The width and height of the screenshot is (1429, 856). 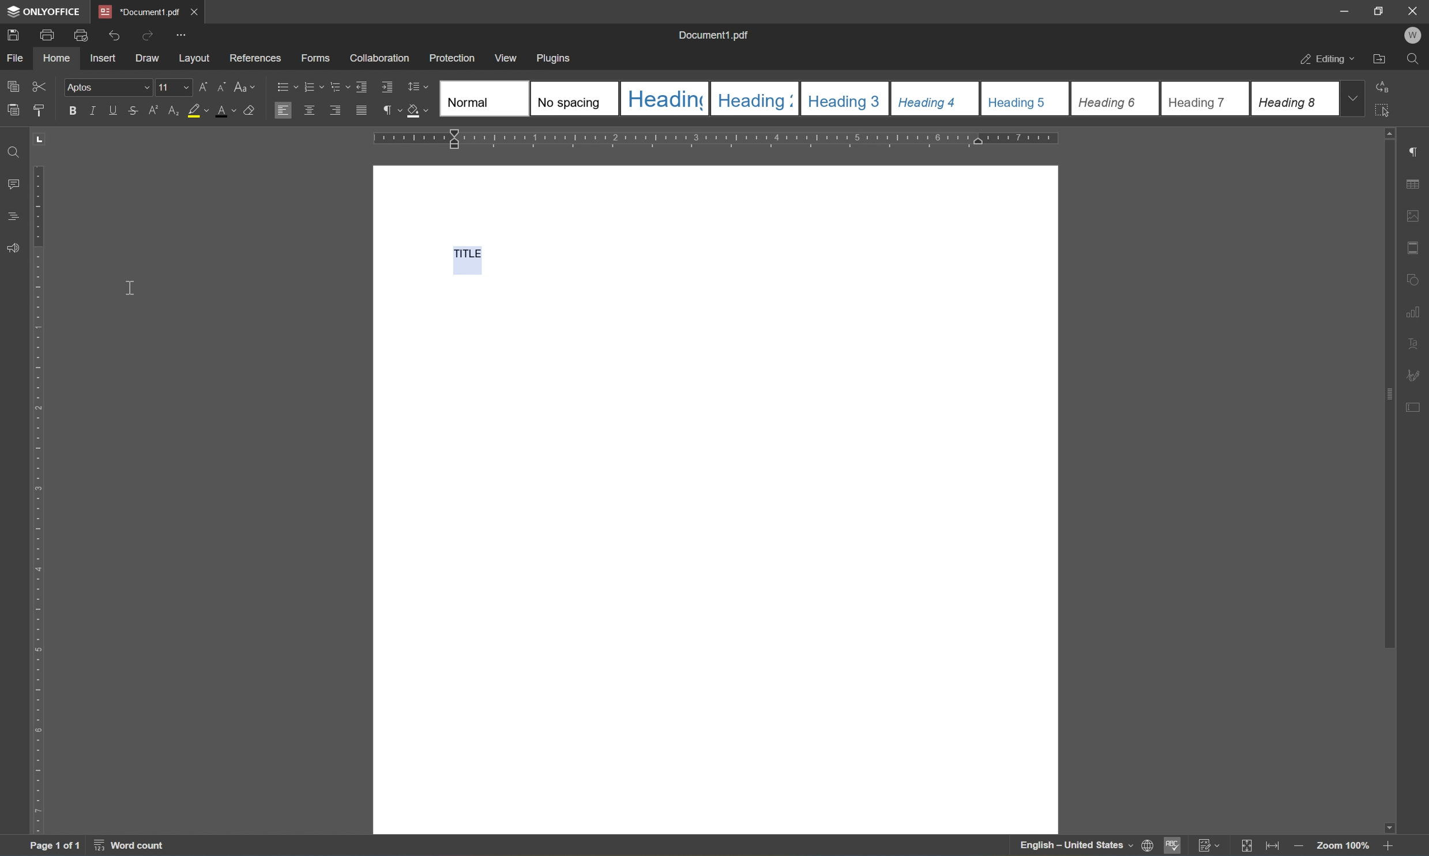 What do you see at coordinates (249, 86) in the screenshot?
I see `change case` at bounding box center [249, 86].